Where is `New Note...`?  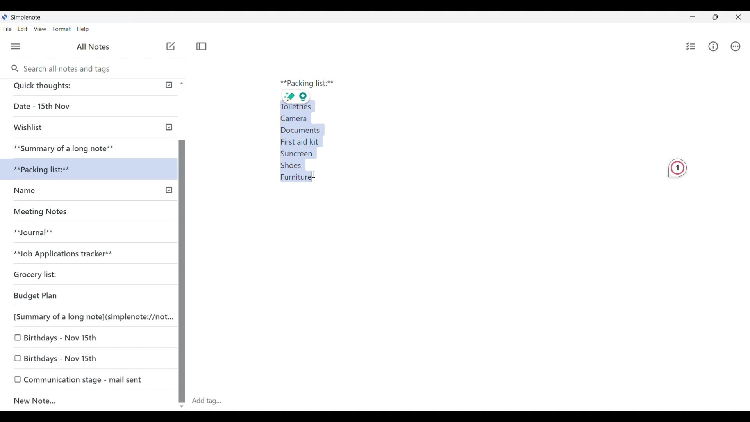
New Note... is located at coordinates (80, 399).